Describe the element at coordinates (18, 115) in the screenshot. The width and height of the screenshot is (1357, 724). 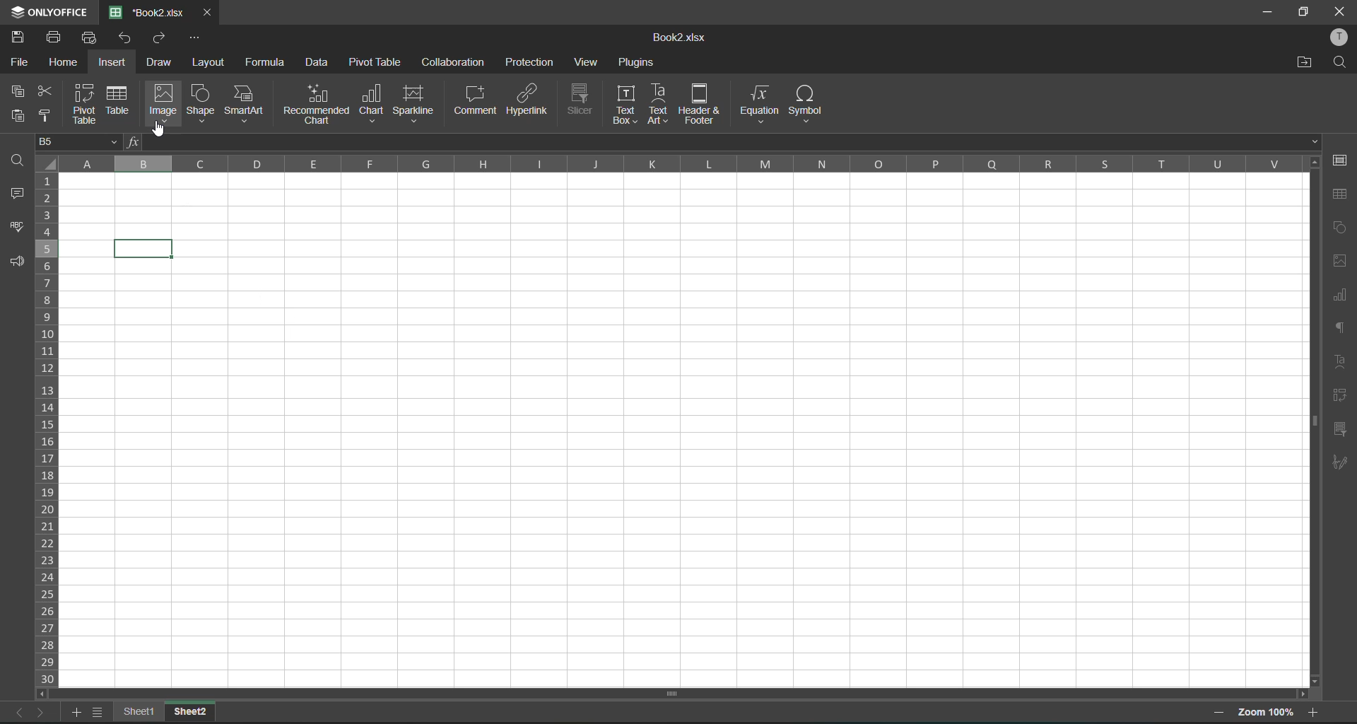
I see `paste` at that location.